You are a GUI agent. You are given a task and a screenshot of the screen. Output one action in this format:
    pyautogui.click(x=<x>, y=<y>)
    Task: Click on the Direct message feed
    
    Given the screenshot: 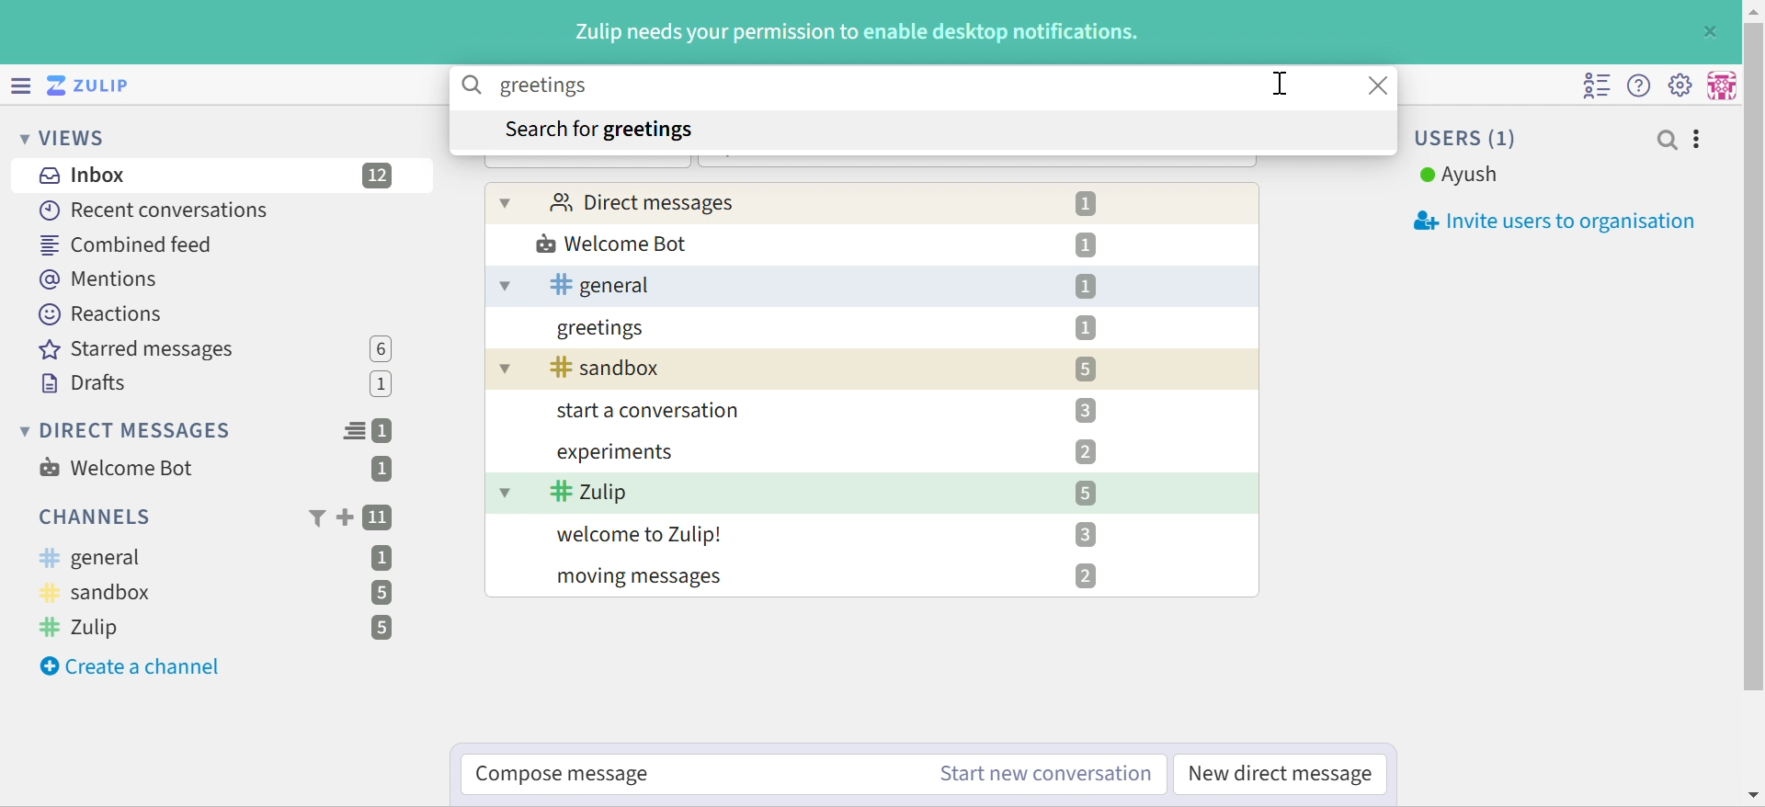 What is the action you would take?
    pyautogui.click(x=354, y=431)
    